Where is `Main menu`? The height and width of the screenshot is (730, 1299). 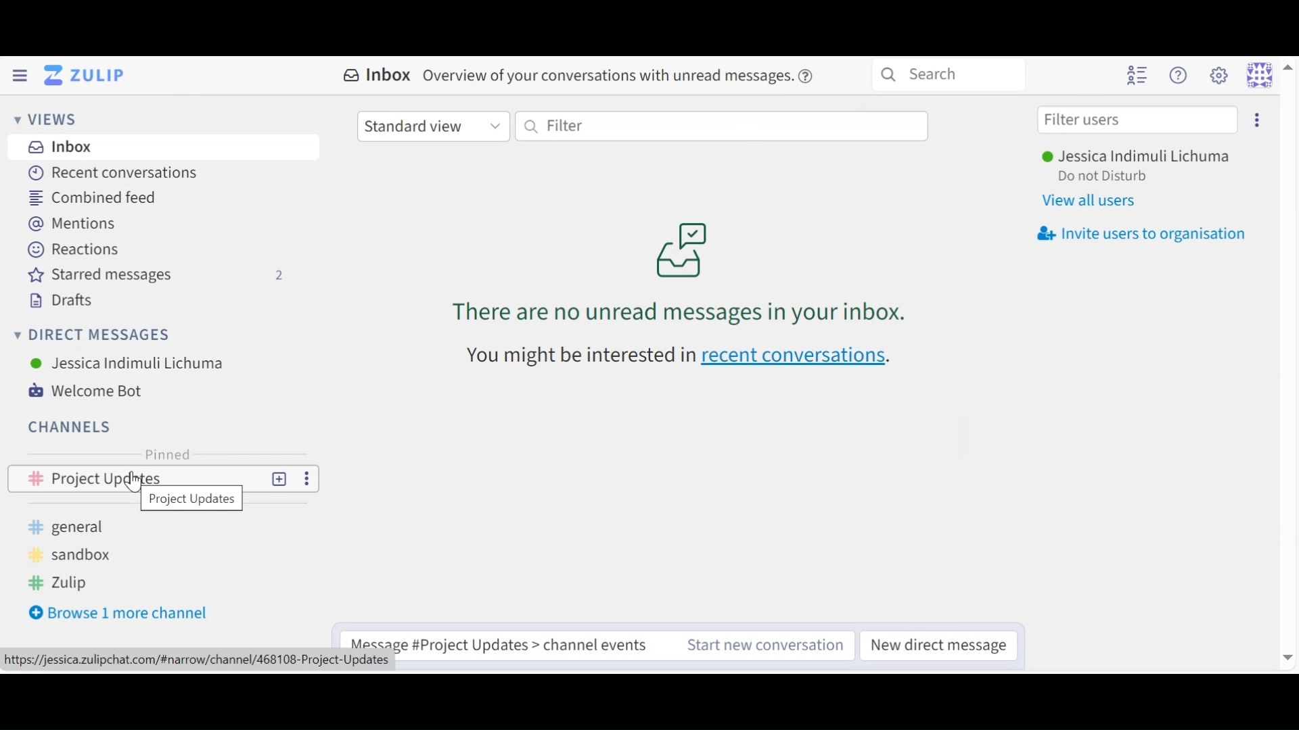
Main menu is located at coordinates (1221, 74).